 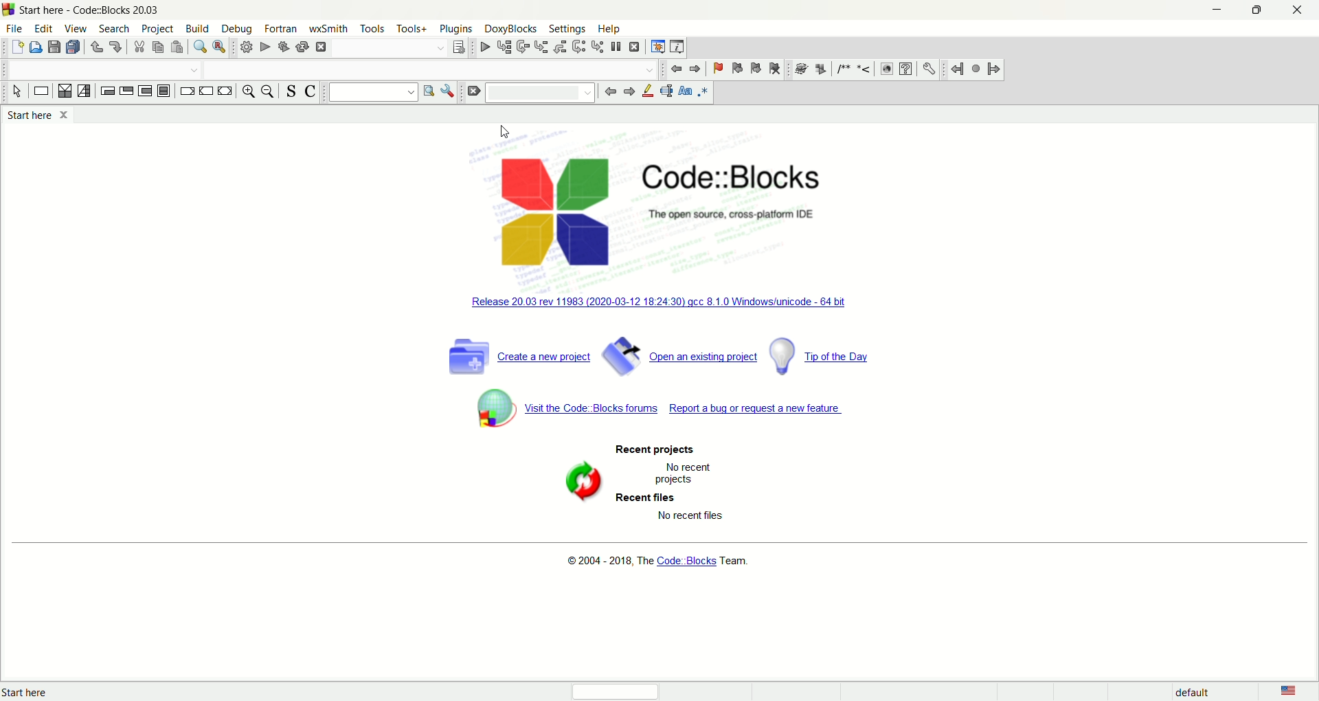 What do you see at coordinates (667, 91) in the screenshot?
I see `selected text` at bounding box center [667, 91].